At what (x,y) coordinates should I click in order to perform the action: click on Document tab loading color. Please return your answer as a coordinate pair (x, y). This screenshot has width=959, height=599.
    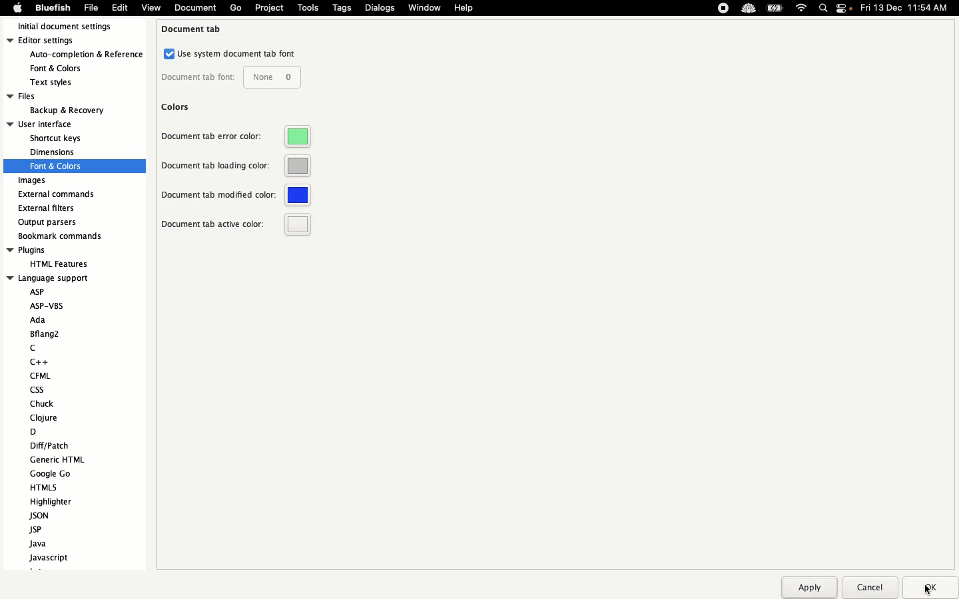
    Looking at the image, I should click on (236, 168).